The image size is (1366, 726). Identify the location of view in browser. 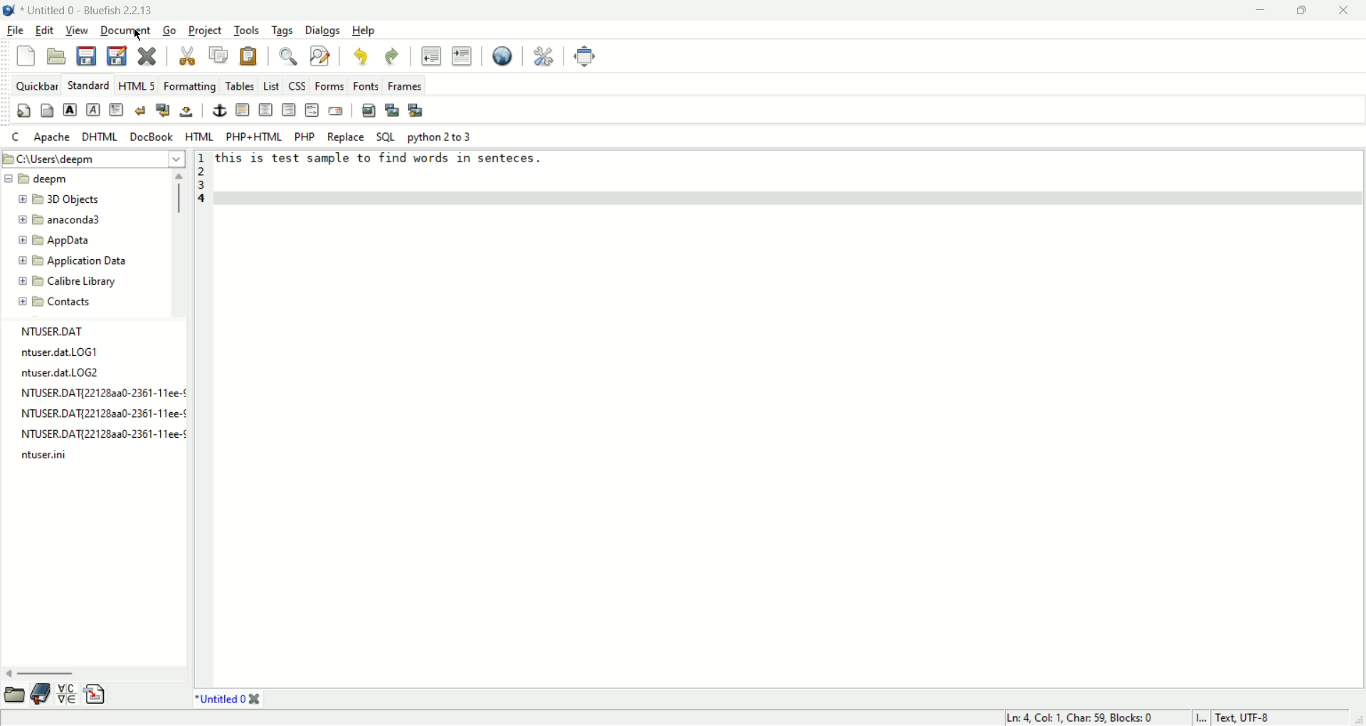
(499, 57).